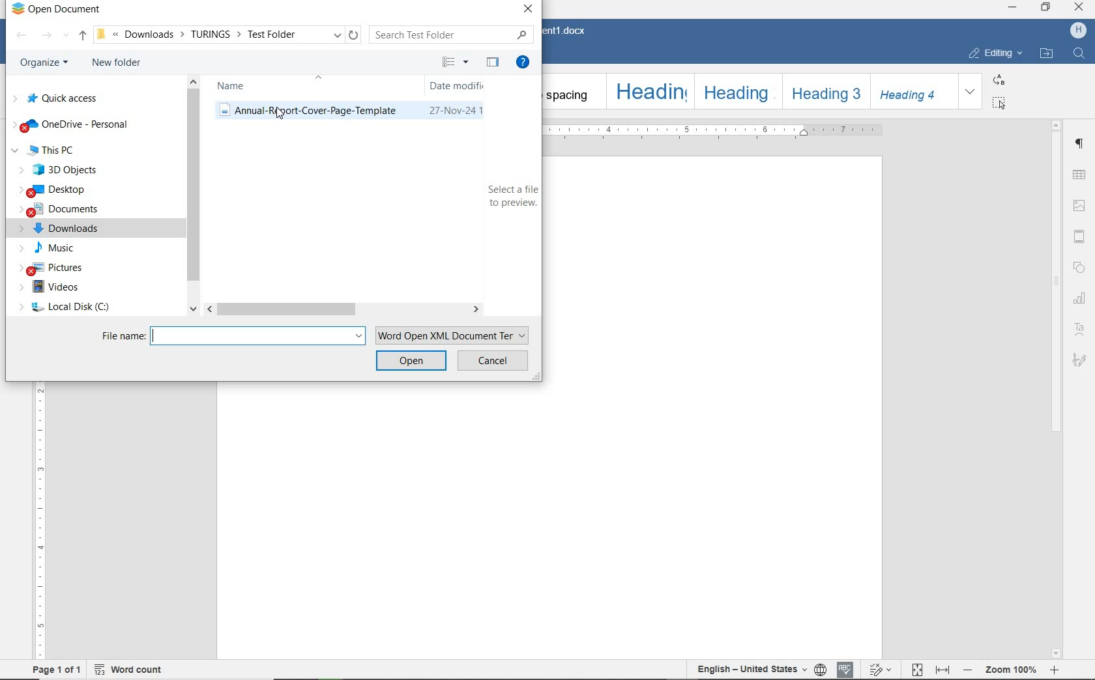  I want to click on music, so click(57, 249).